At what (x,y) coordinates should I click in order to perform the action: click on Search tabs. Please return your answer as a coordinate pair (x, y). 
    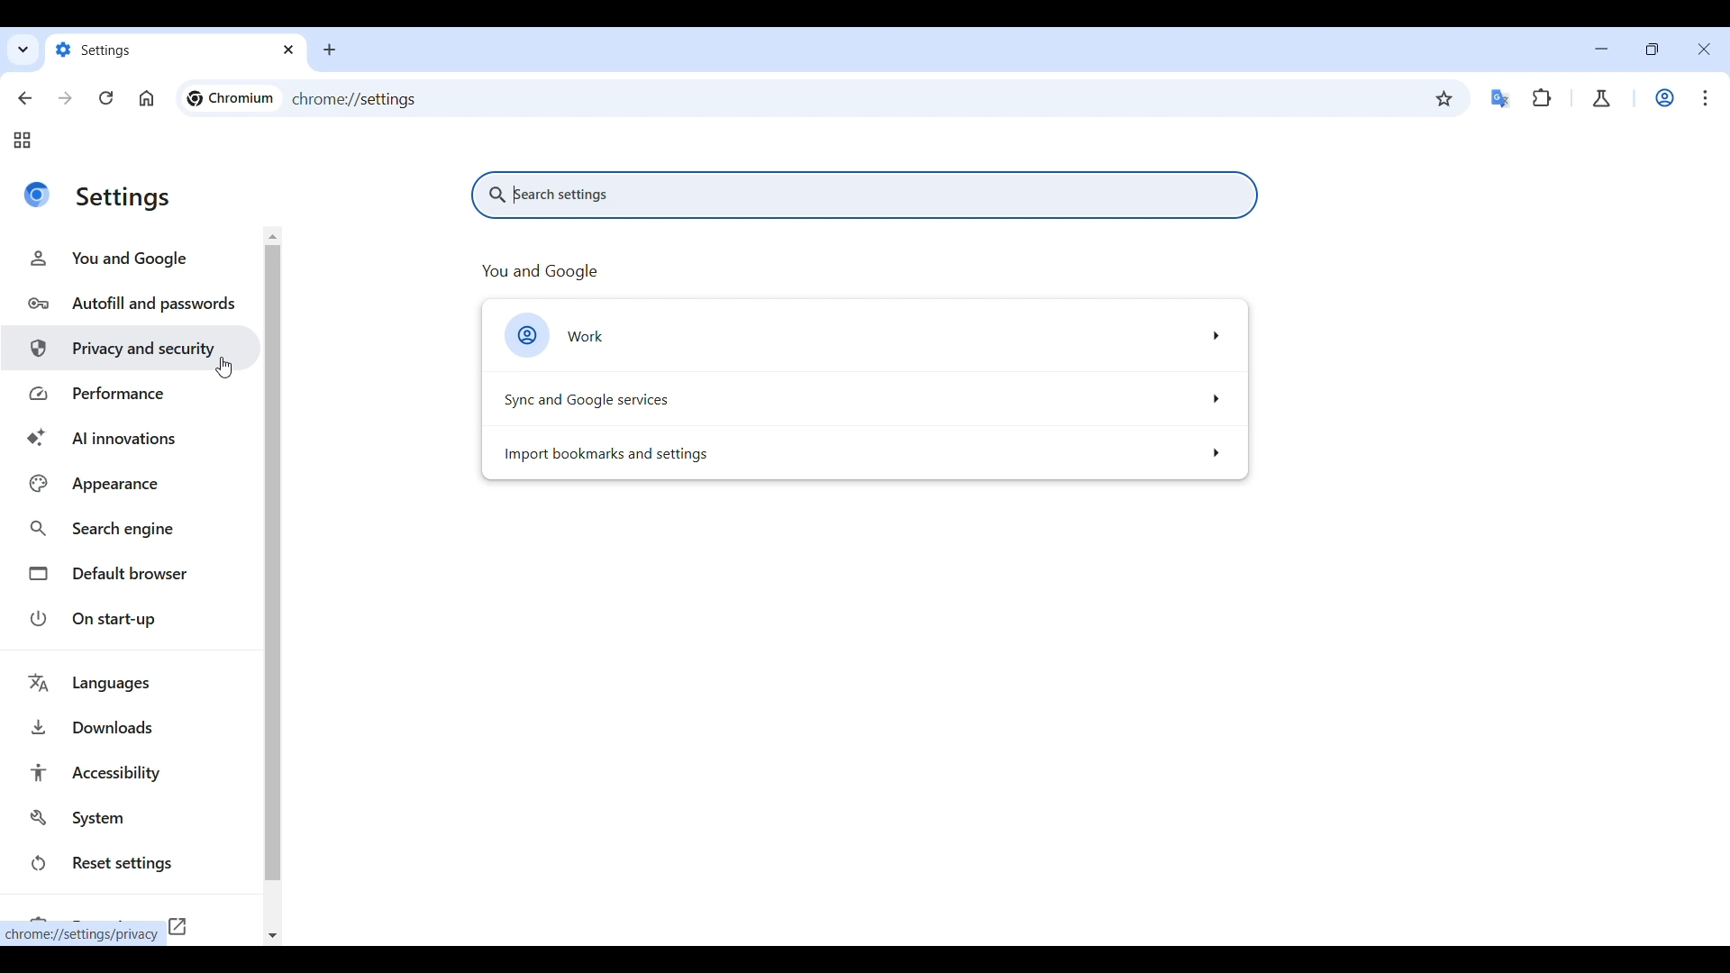
    Looking at the image, I should click on (24, 50).